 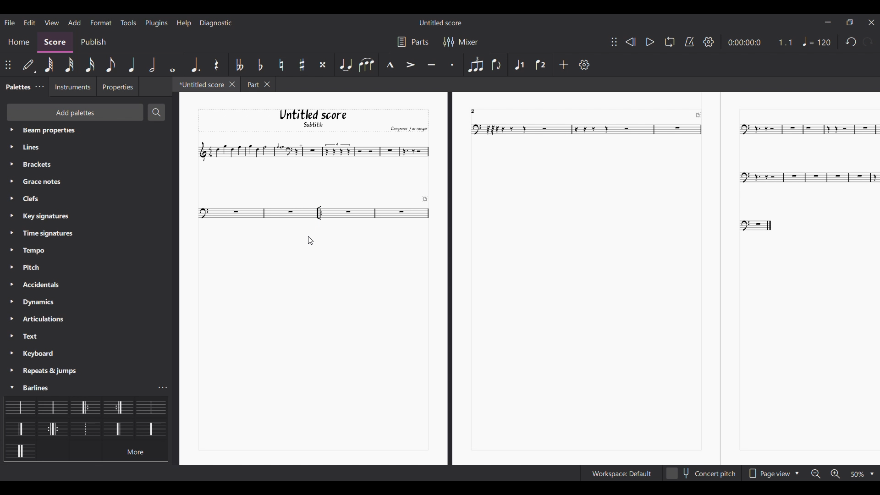 I want to click on Parts settings, so click(x=413, y=42).